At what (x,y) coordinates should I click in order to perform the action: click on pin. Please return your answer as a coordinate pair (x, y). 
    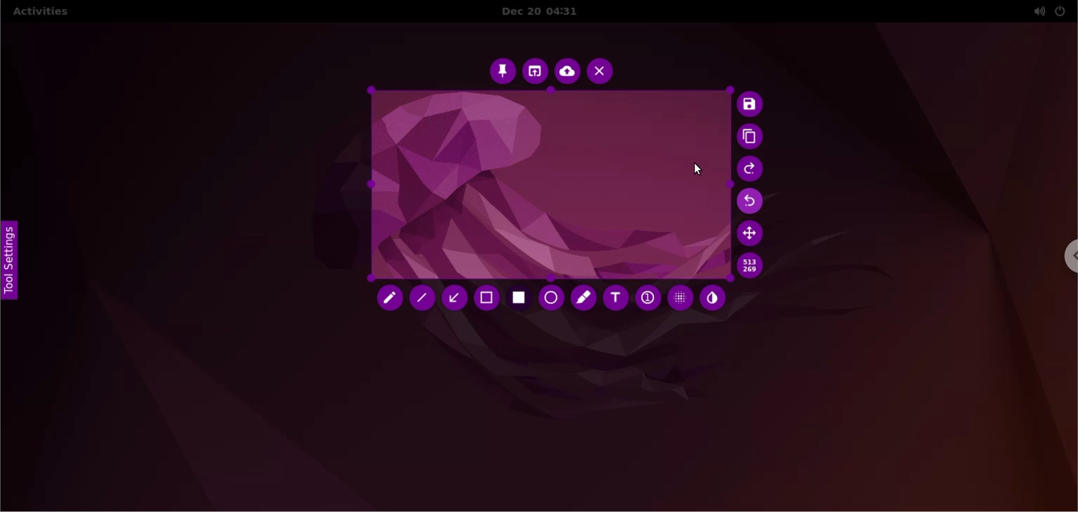
    Looking at the image, I should click on (503, 71).